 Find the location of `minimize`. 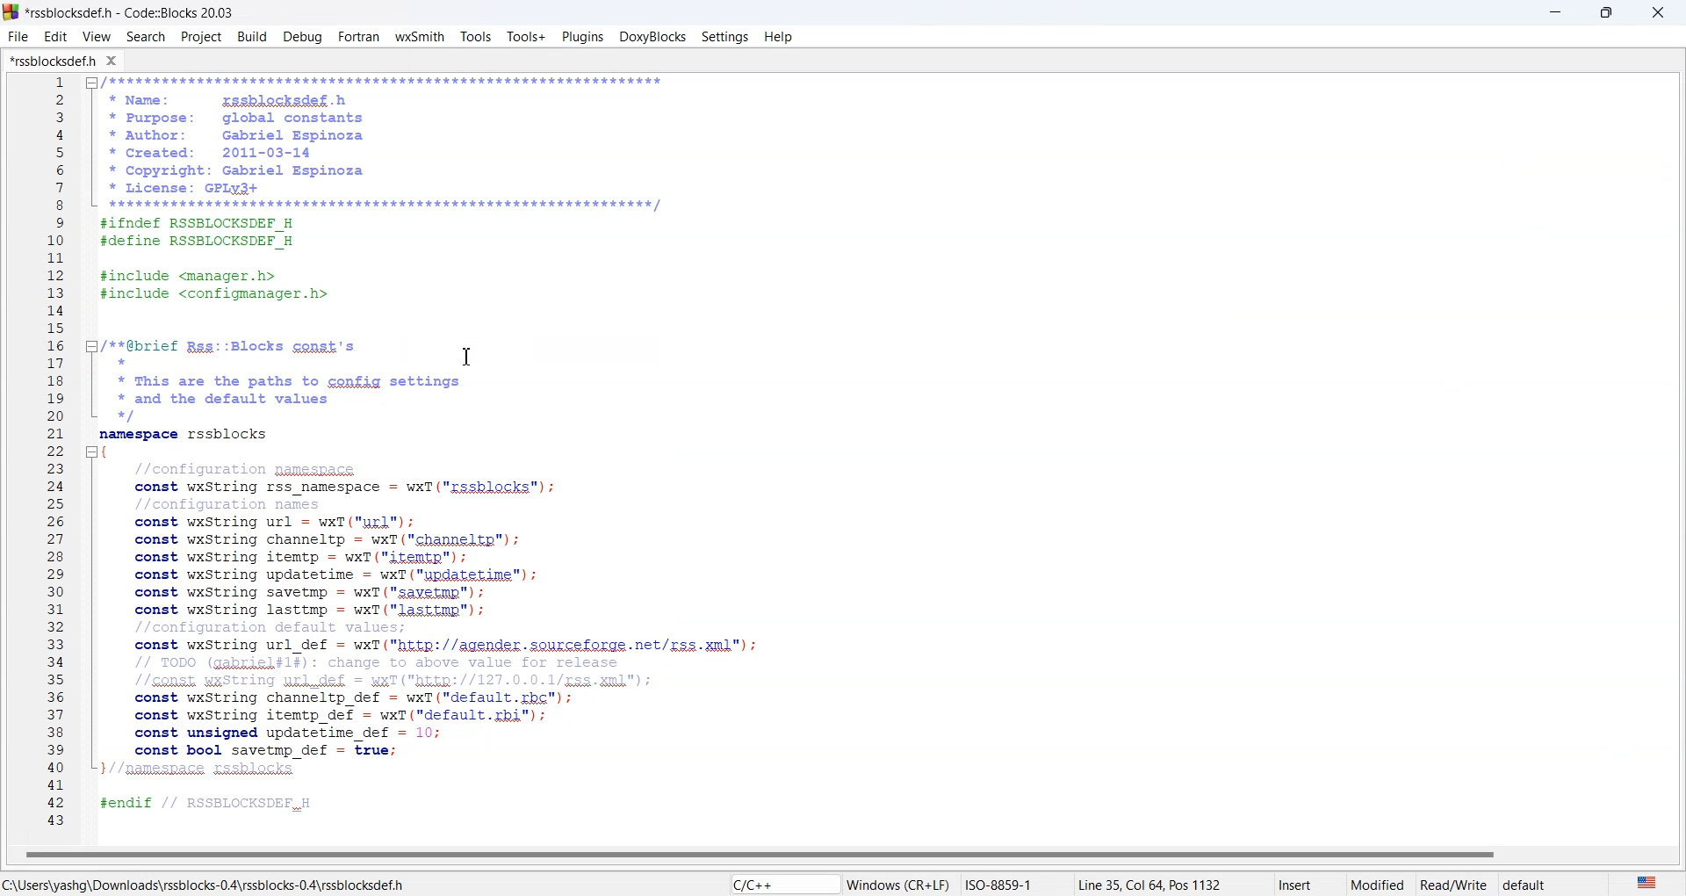

minimize is located at coordinates (96, 83).